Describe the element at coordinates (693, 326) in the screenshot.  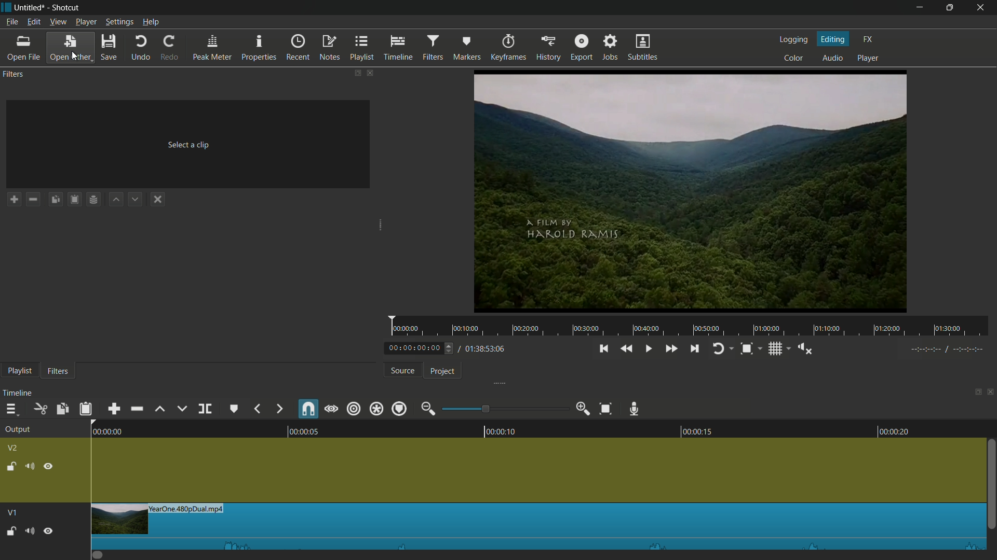
I see `time` at that location.